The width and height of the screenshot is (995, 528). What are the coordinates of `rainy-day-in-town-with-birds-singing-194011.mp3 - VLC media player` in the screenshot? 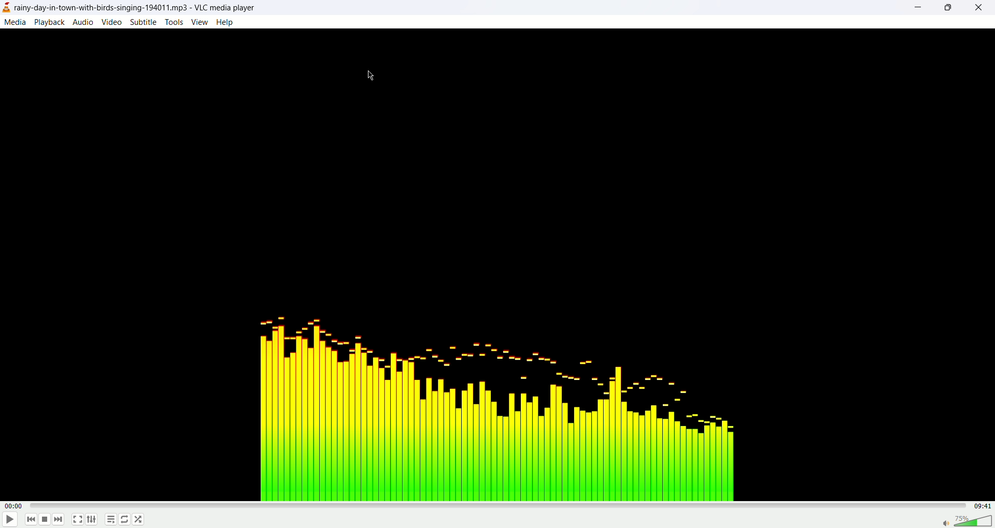 It's located at (141, 7).